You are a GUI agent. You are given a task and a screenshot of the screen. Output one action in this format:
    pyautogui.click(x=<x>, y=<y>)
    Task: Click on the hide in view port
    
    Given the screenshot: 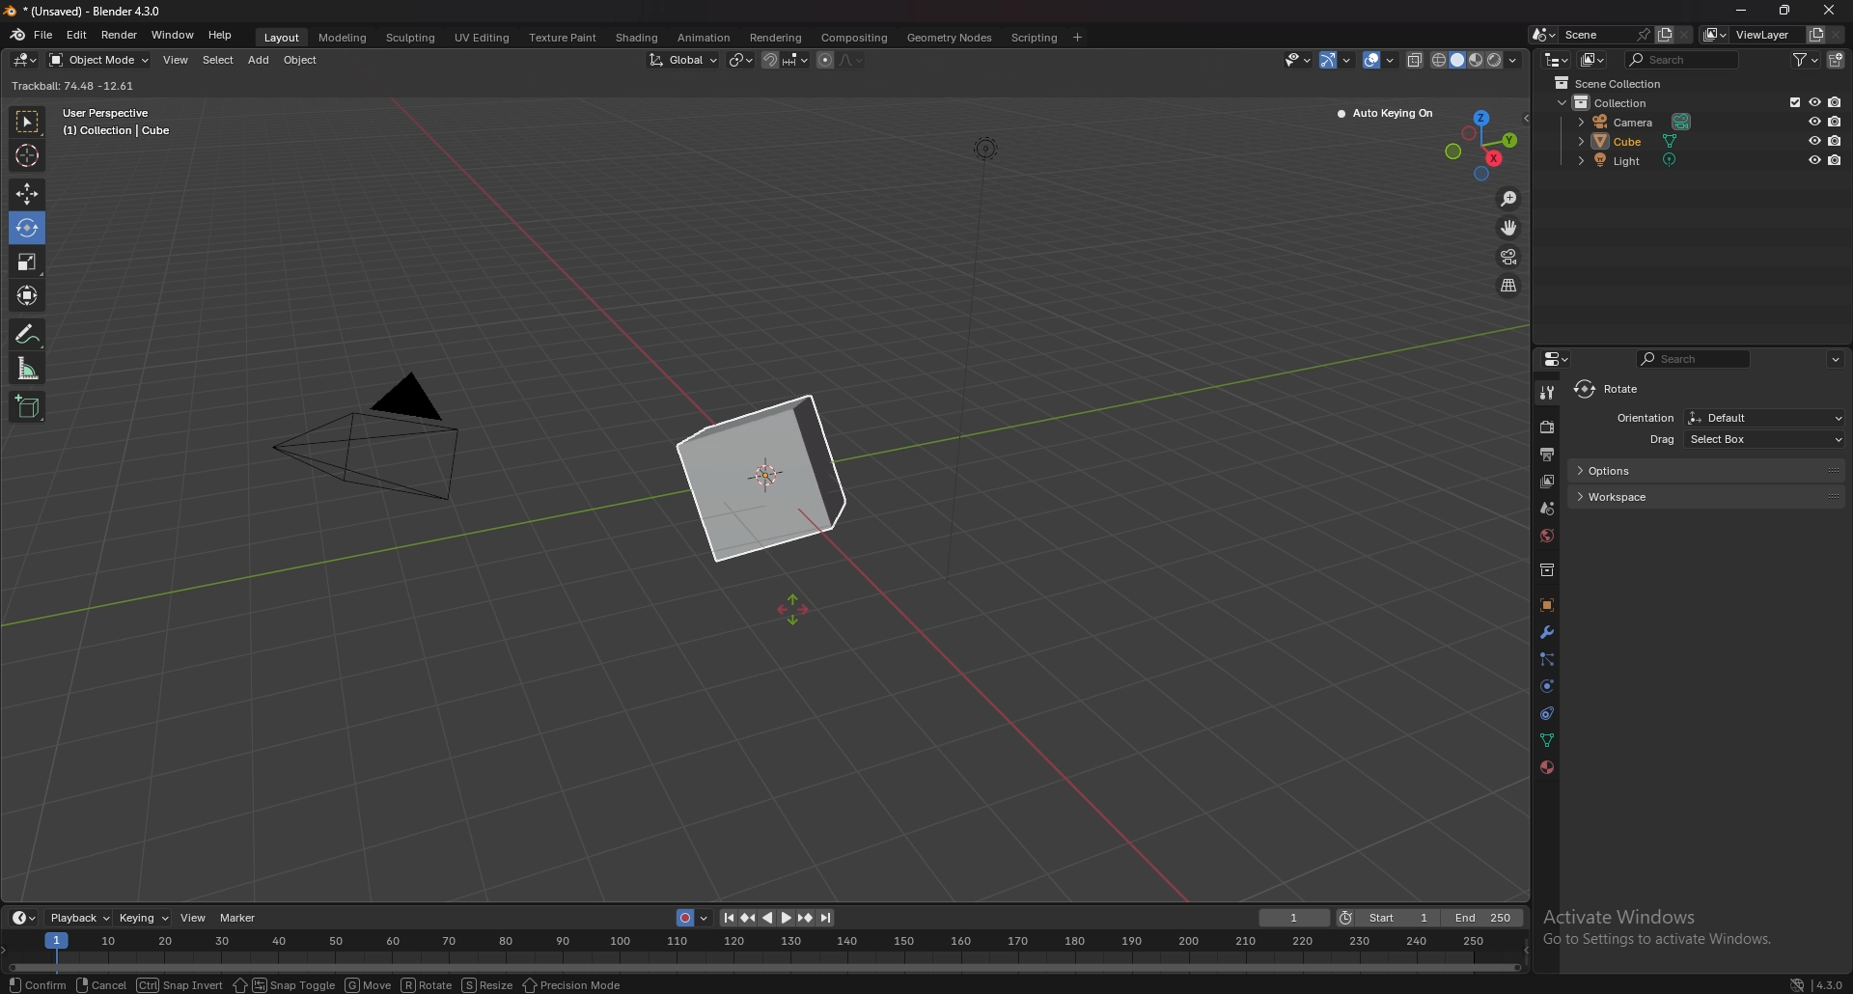 What is the action you would take?
    pyautogui.click(x=1814, y=101)
    